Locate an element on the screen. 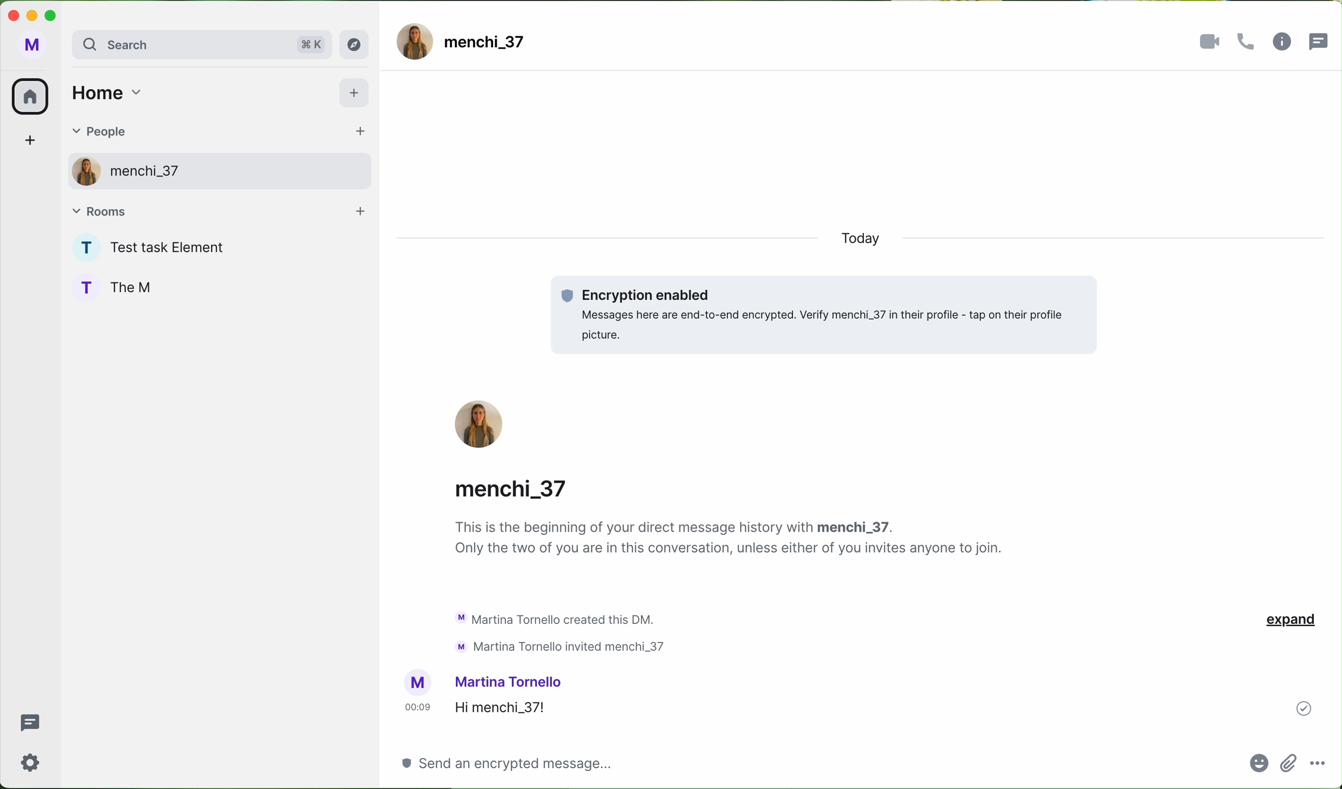 The width and height of the screenshot is (1342, 789). call is located at coordinates (1249, 42).